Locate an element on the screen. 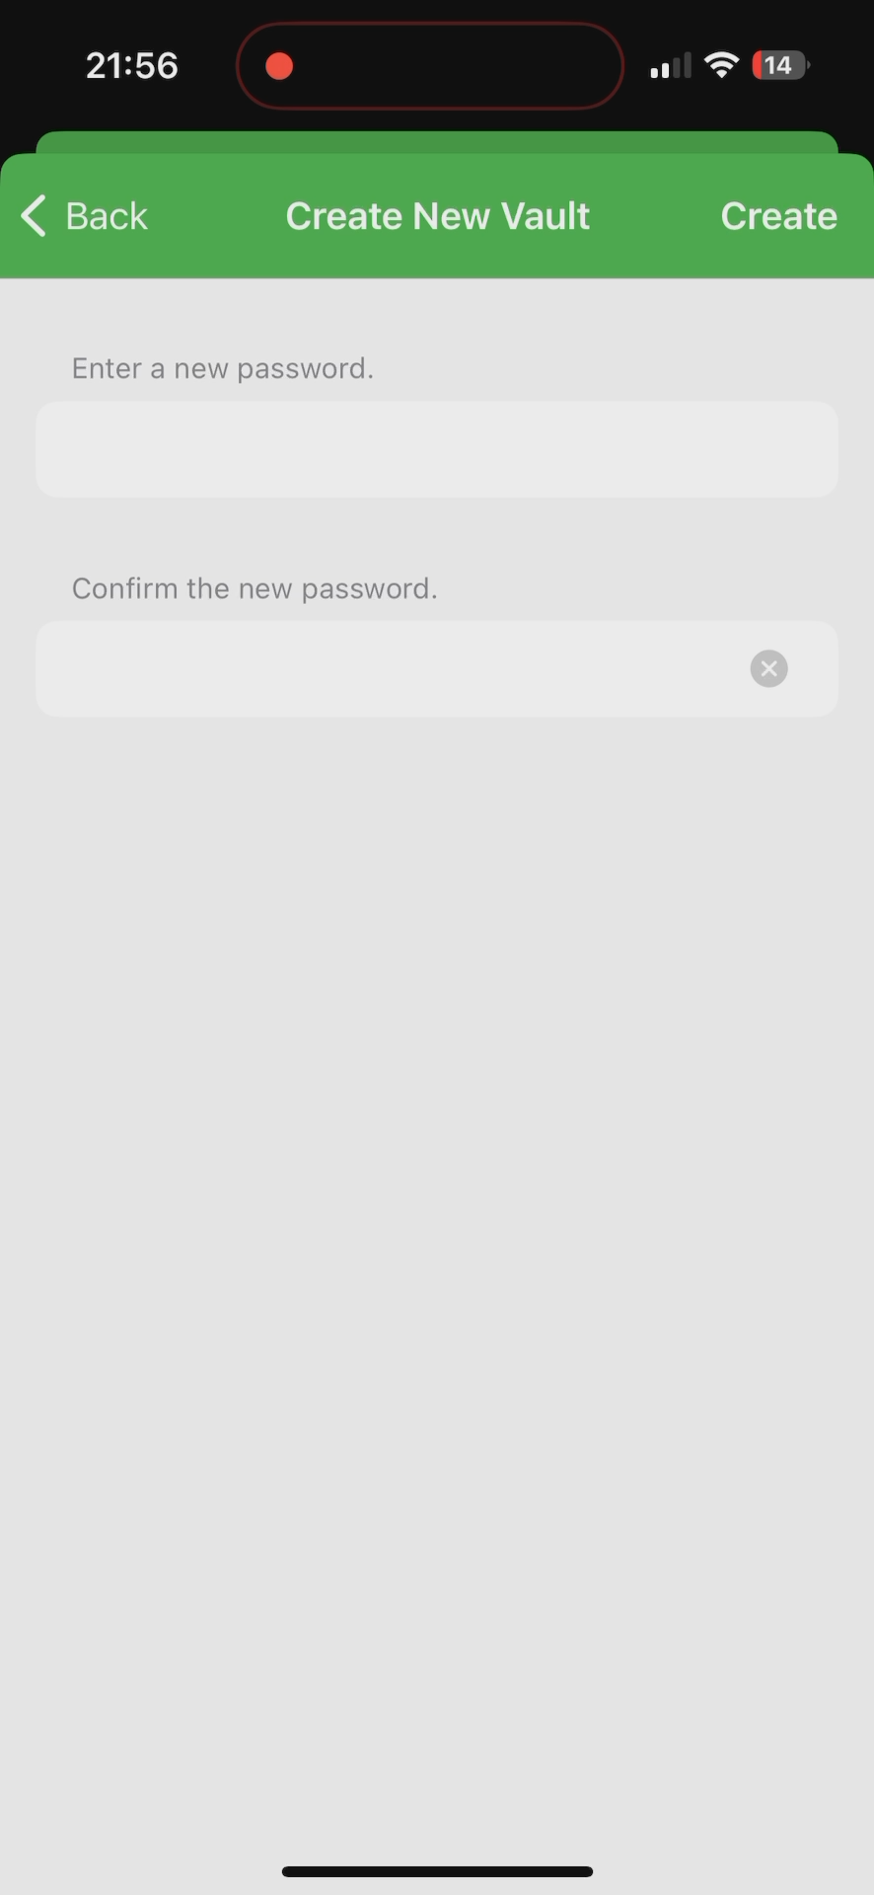   is located at coordinates (449, 210).